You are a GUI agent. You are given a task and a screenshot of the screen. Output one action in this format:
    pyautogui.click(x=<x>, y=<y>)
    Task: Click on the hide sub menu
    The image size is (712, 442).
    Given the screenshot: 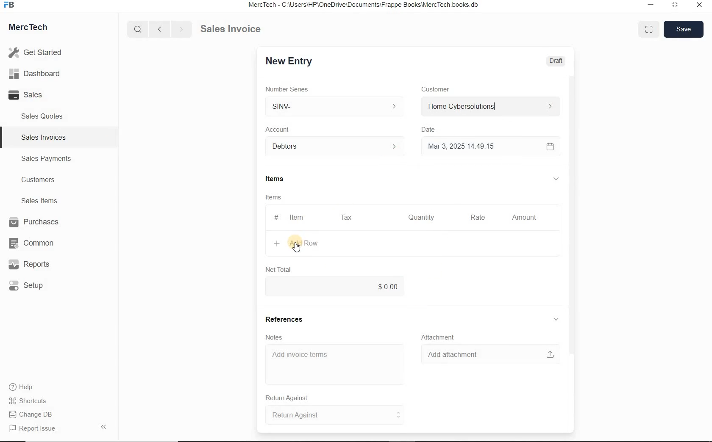 What is the action you would take?
    pyautogui.click(x=555, y=178)
    